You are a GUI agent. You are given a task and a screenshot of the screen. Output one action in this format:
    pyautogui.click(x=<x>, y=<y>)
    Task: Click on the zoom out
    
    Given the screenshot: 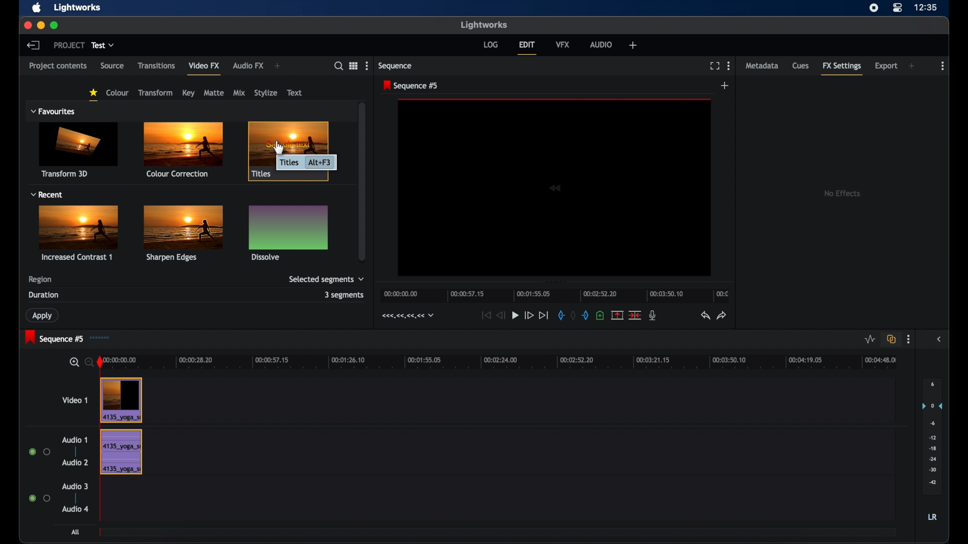 What is the action you would take?
    pyautogui.click(x=88, y=362)
    